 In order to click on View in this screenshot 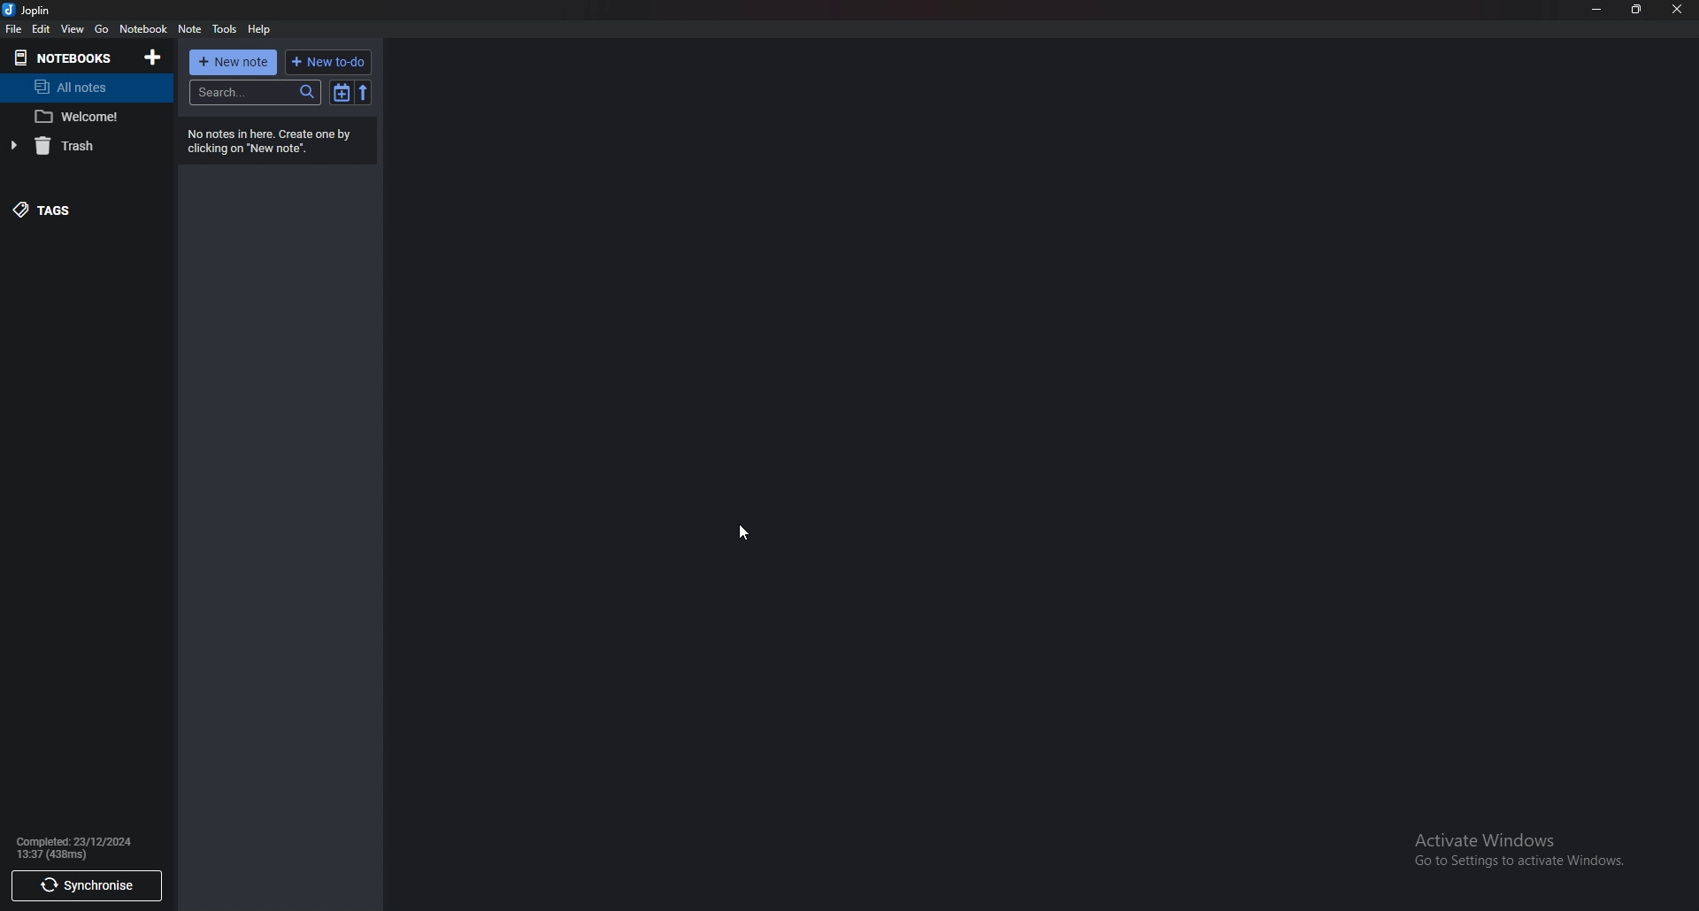, I will do `click(73, 28)`.